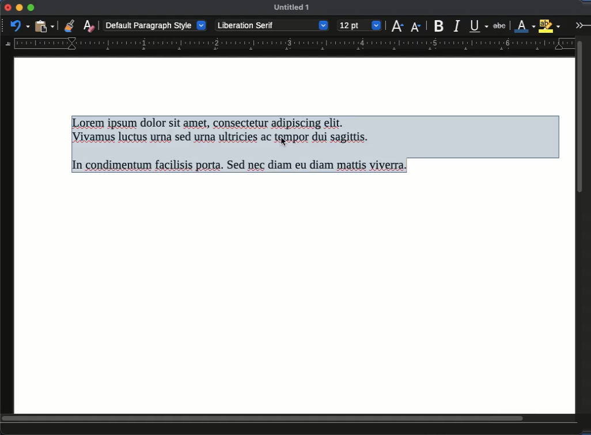 The width and height of the screenshot is (591, 435). I want to click on default paragraph style, so click(156, 25).